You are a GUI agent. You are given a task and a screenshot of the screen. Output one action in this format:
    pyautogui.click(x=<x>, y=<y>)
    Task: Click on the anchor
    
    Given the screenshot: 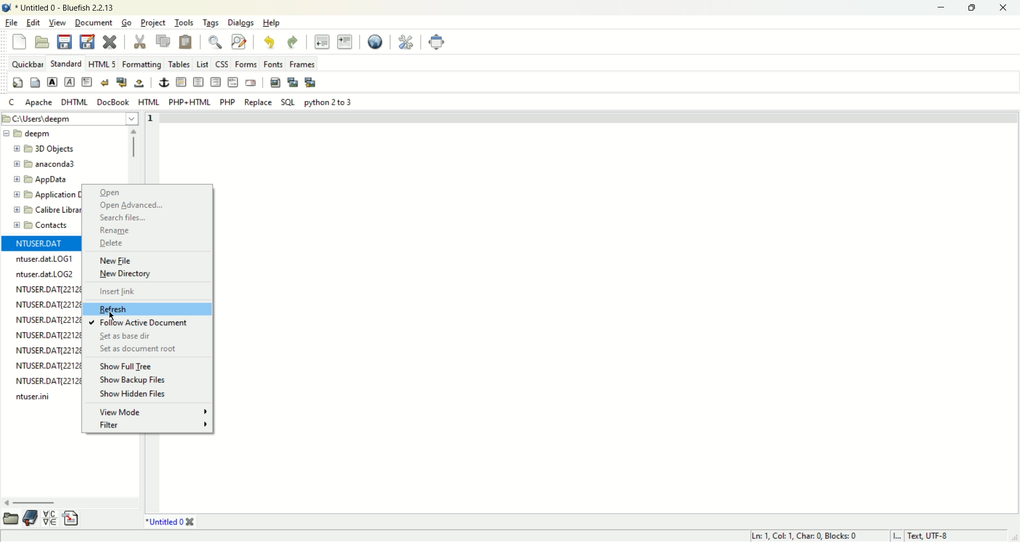 What is the action you would take?
    pyautogui.click(x=164, y=82)
    